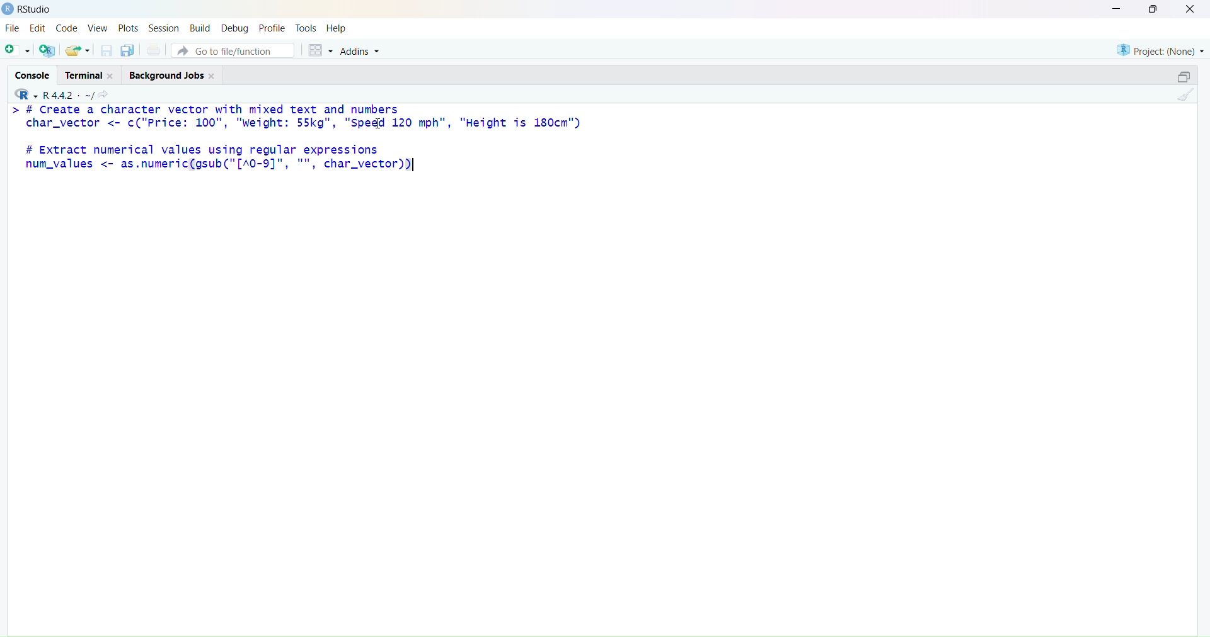 The height and width of the screenshot is (637, 1210). What do you see at coordinates (321, 50) in the screenshot?
I see `grid view` at bounding box center [321, 50].